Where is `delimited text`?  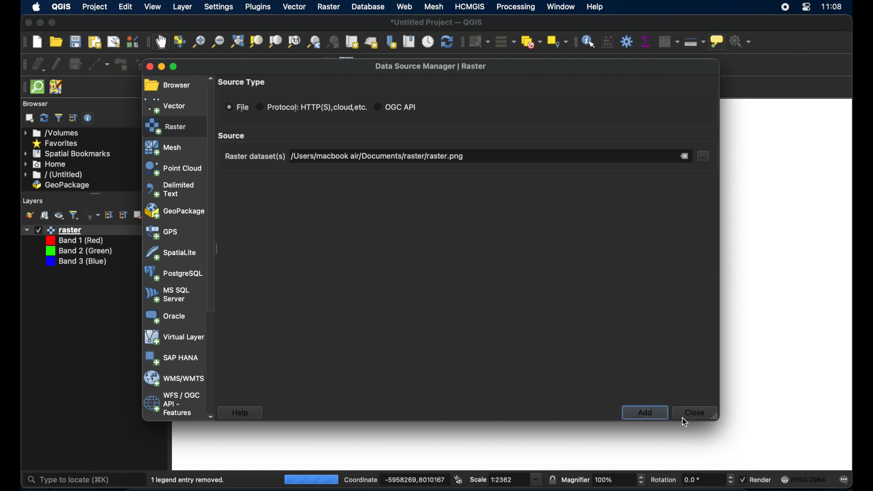
delimited text is located at coordinates (171, 190).